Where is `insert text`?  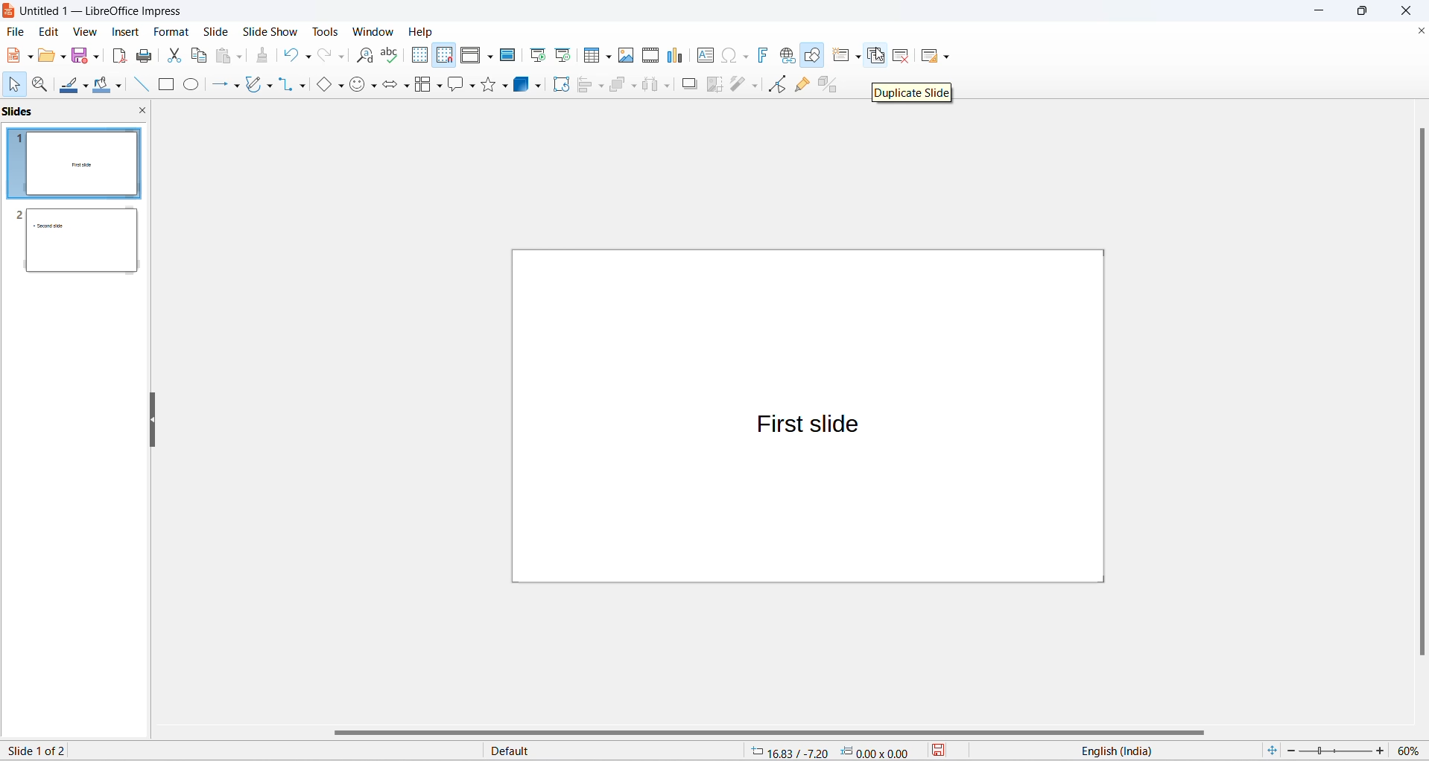 insert text is located at coordinates (707, 54).